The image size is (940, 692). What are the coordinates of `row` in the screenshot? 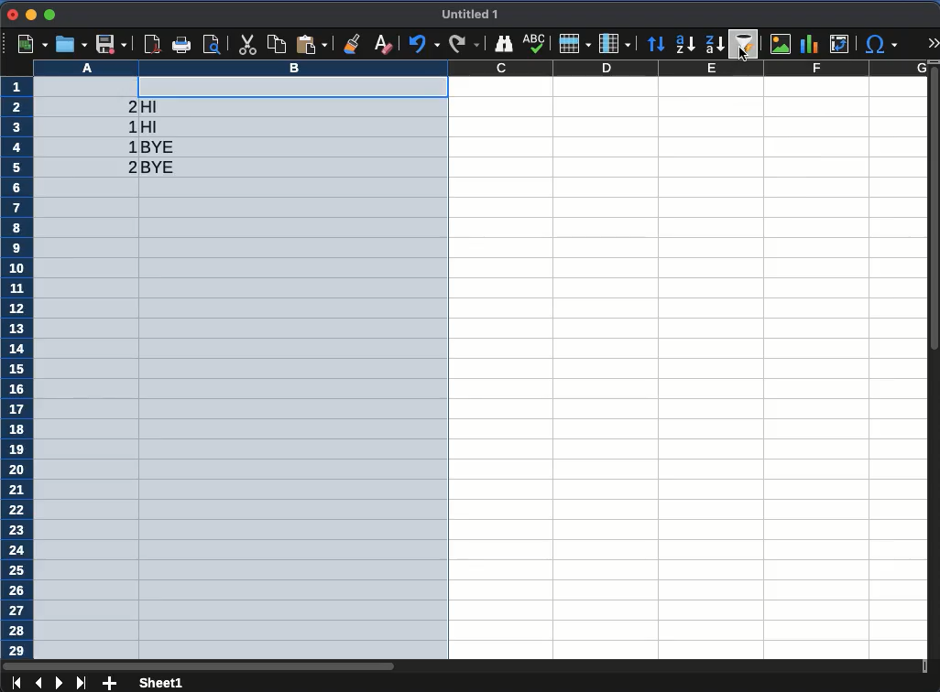 It's located at (572, 44).